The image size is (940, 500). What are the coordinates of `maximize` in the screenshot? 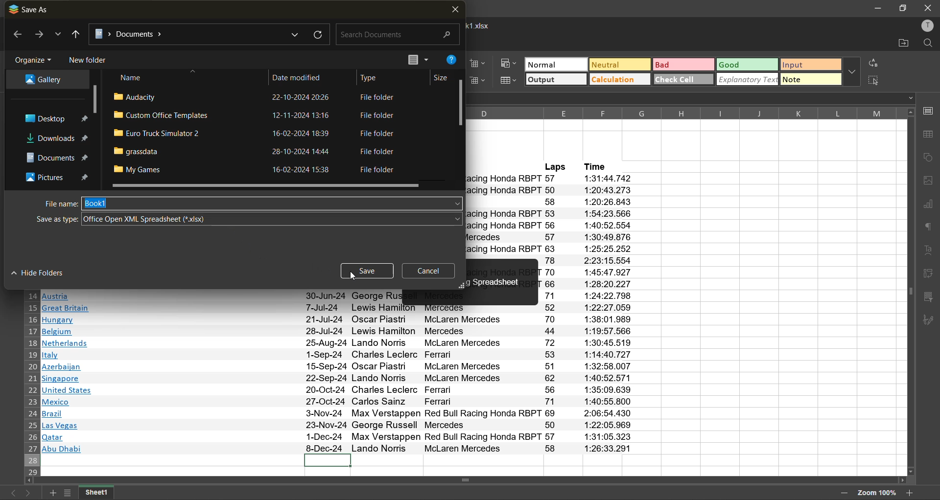 It's located at (902, 8).